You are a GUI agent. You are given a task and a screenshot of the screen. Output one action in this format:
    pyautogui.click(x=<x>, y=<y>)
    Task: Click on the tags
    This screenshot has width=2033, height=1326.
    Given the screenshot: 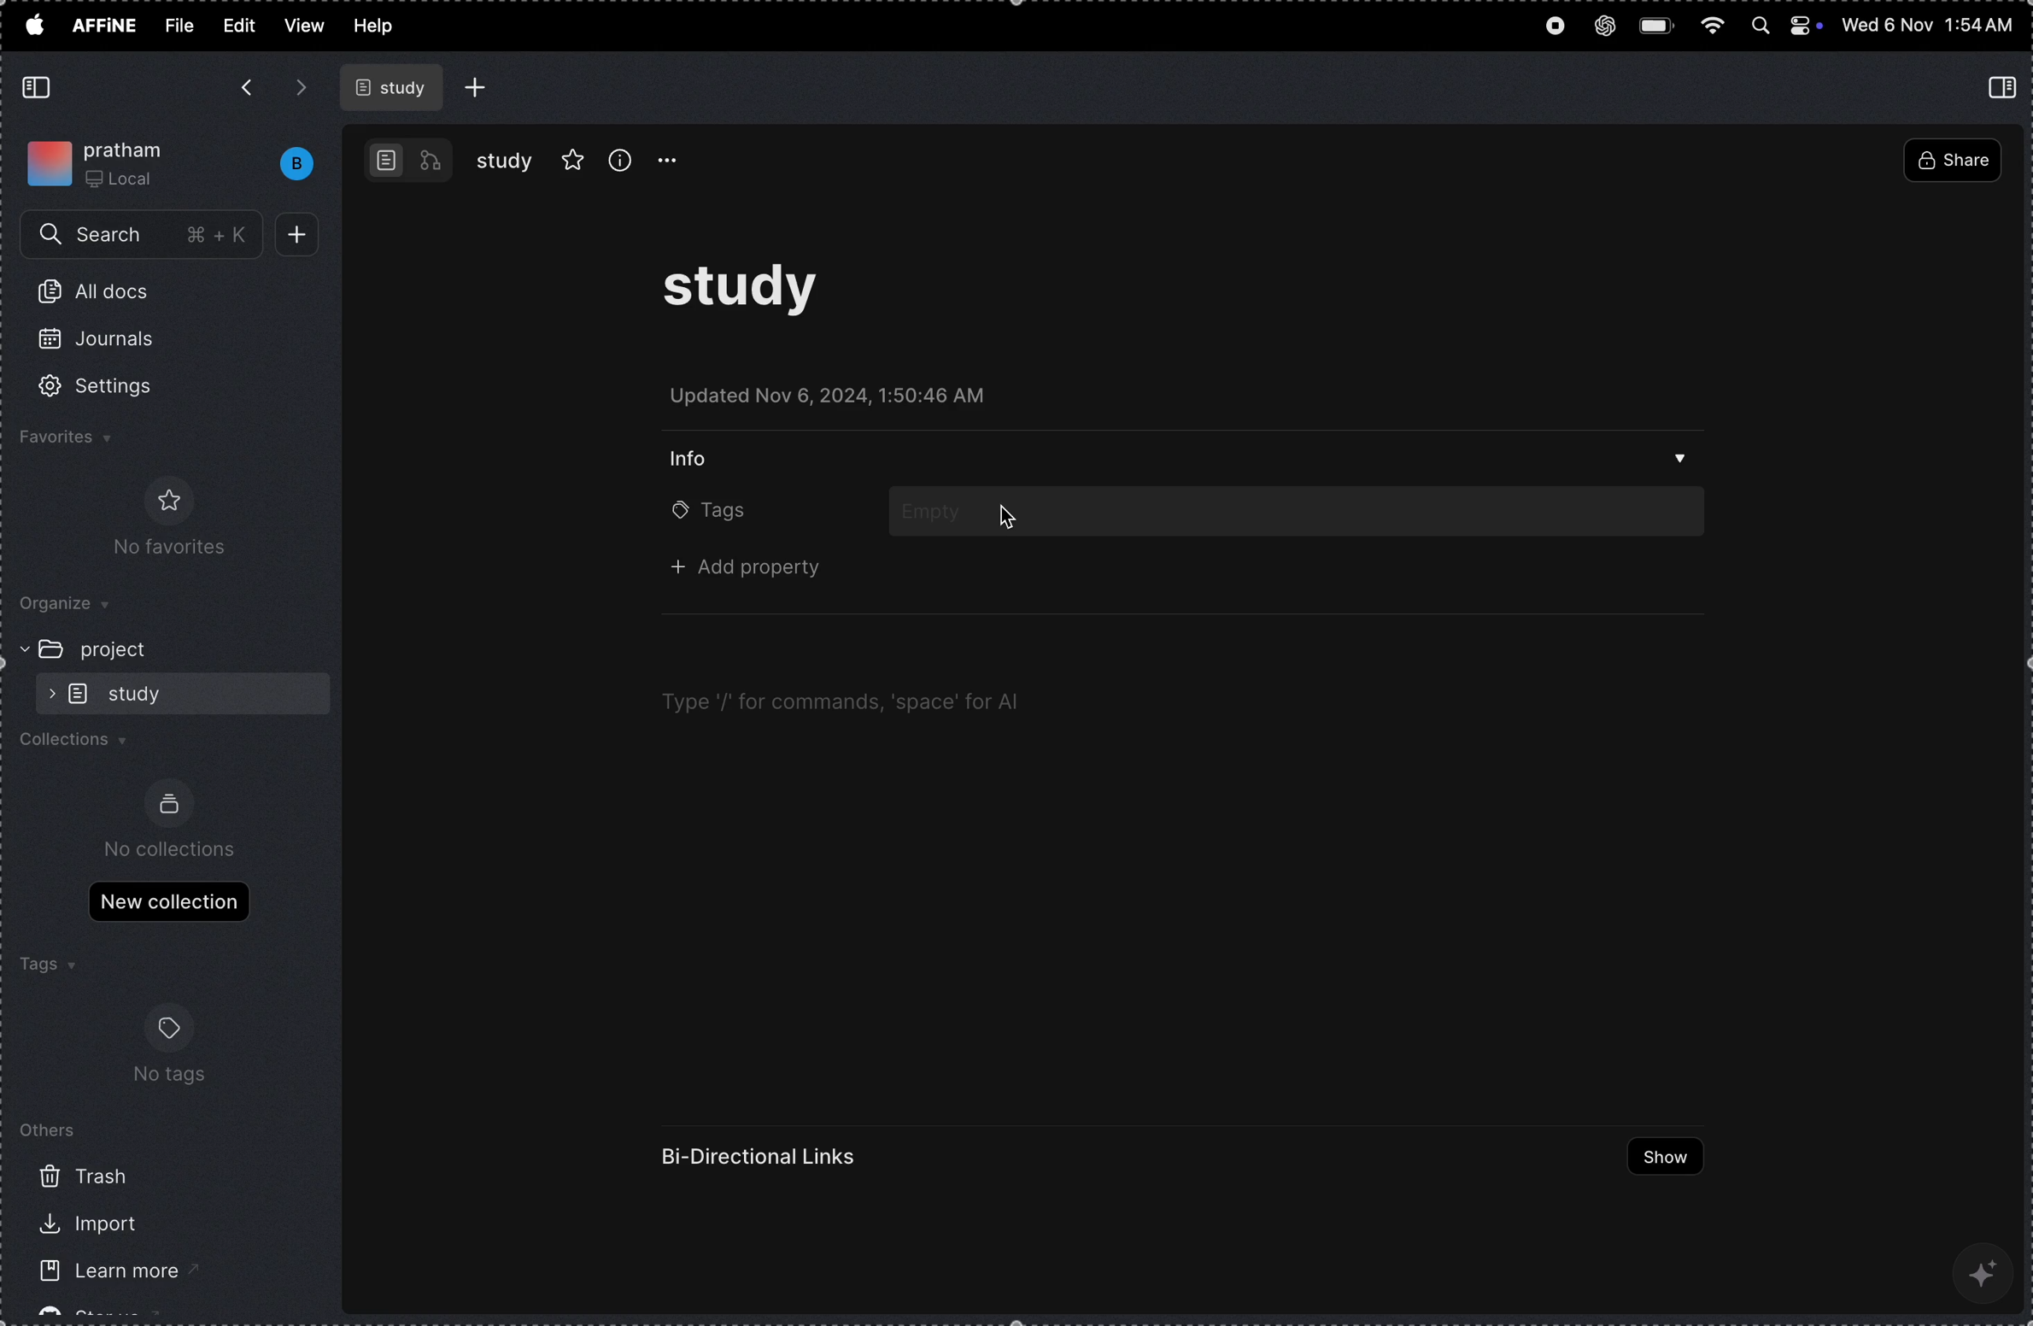 What is the action you would take?
    pyautogui.click(x=711, y=513)
    